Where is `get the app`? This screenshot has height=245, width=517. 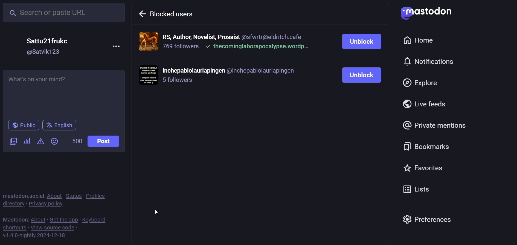
get the app is located at coordinates (64, 219).